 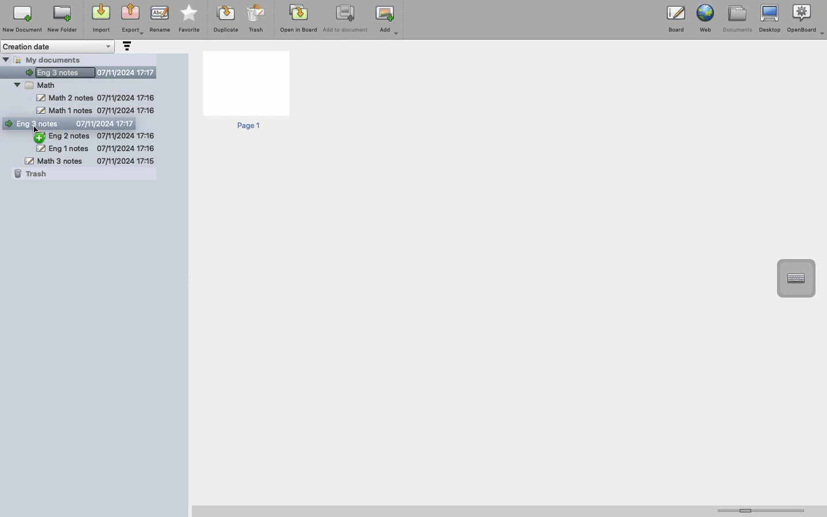 I want to click on Eng 3 notes 07/11/2024 17117, so click(x=76, y=124).